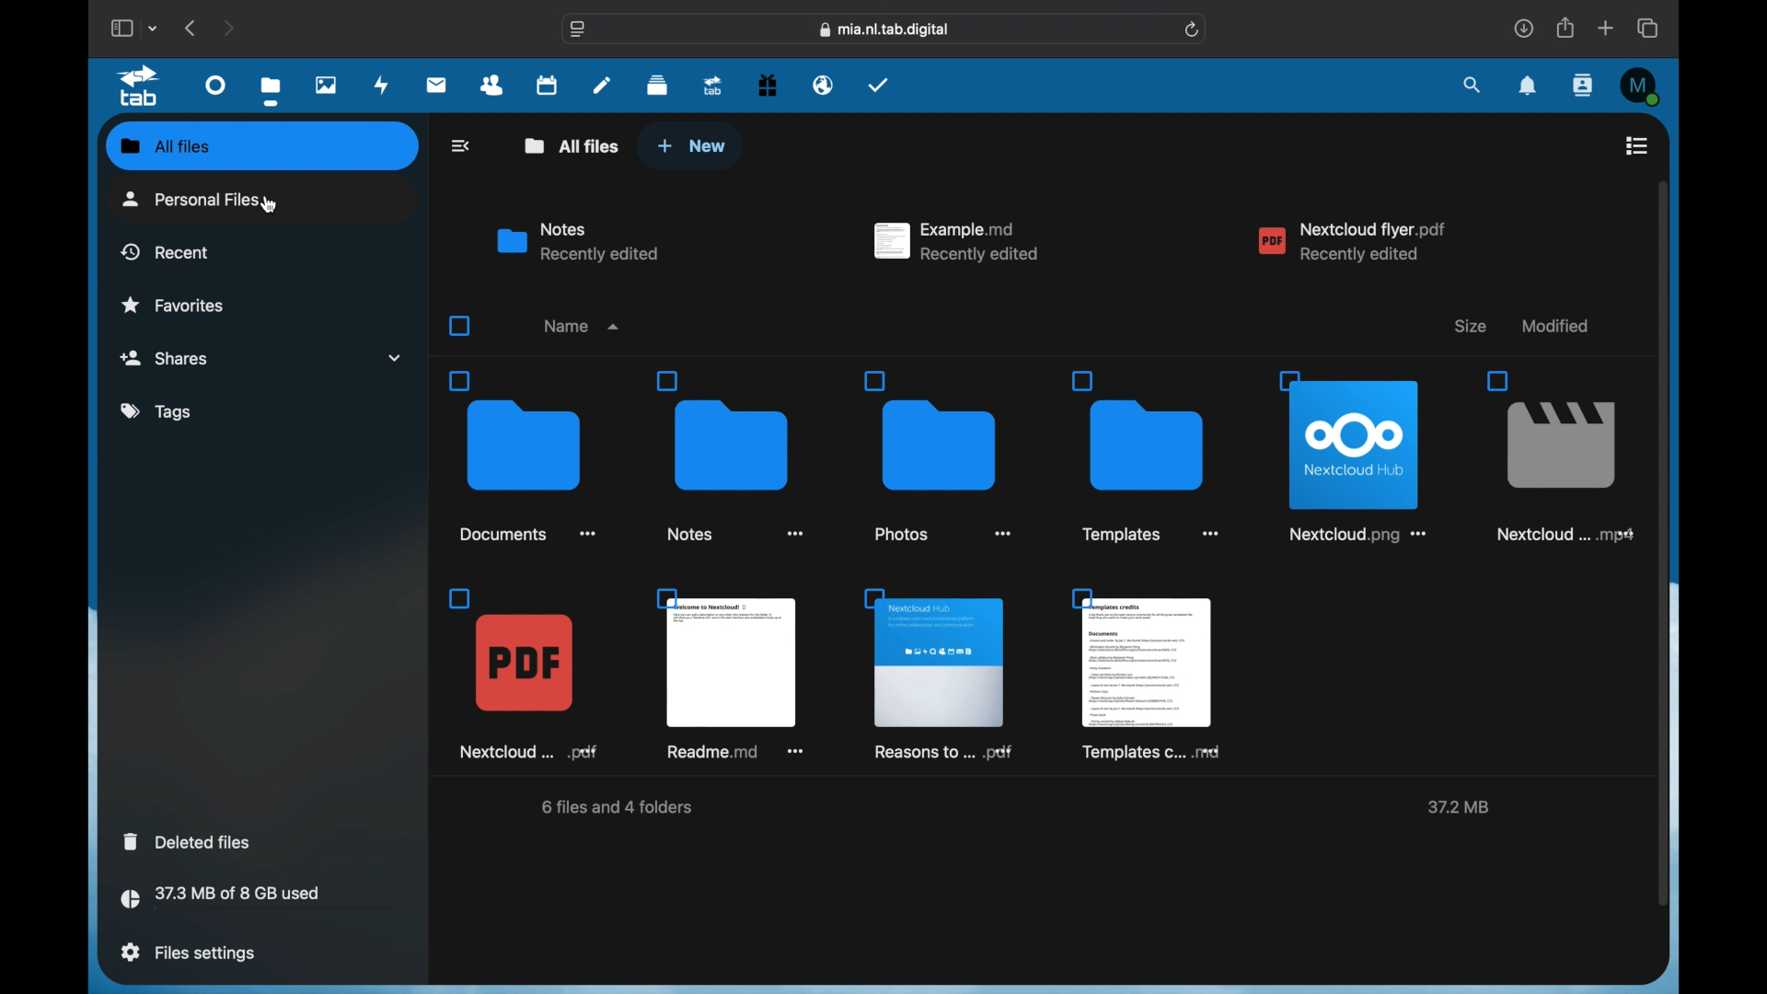 This screenshot has width=1767, height=994. Describe the element at coordinates (733, 675) in the screenshot. I see `file` at that location.